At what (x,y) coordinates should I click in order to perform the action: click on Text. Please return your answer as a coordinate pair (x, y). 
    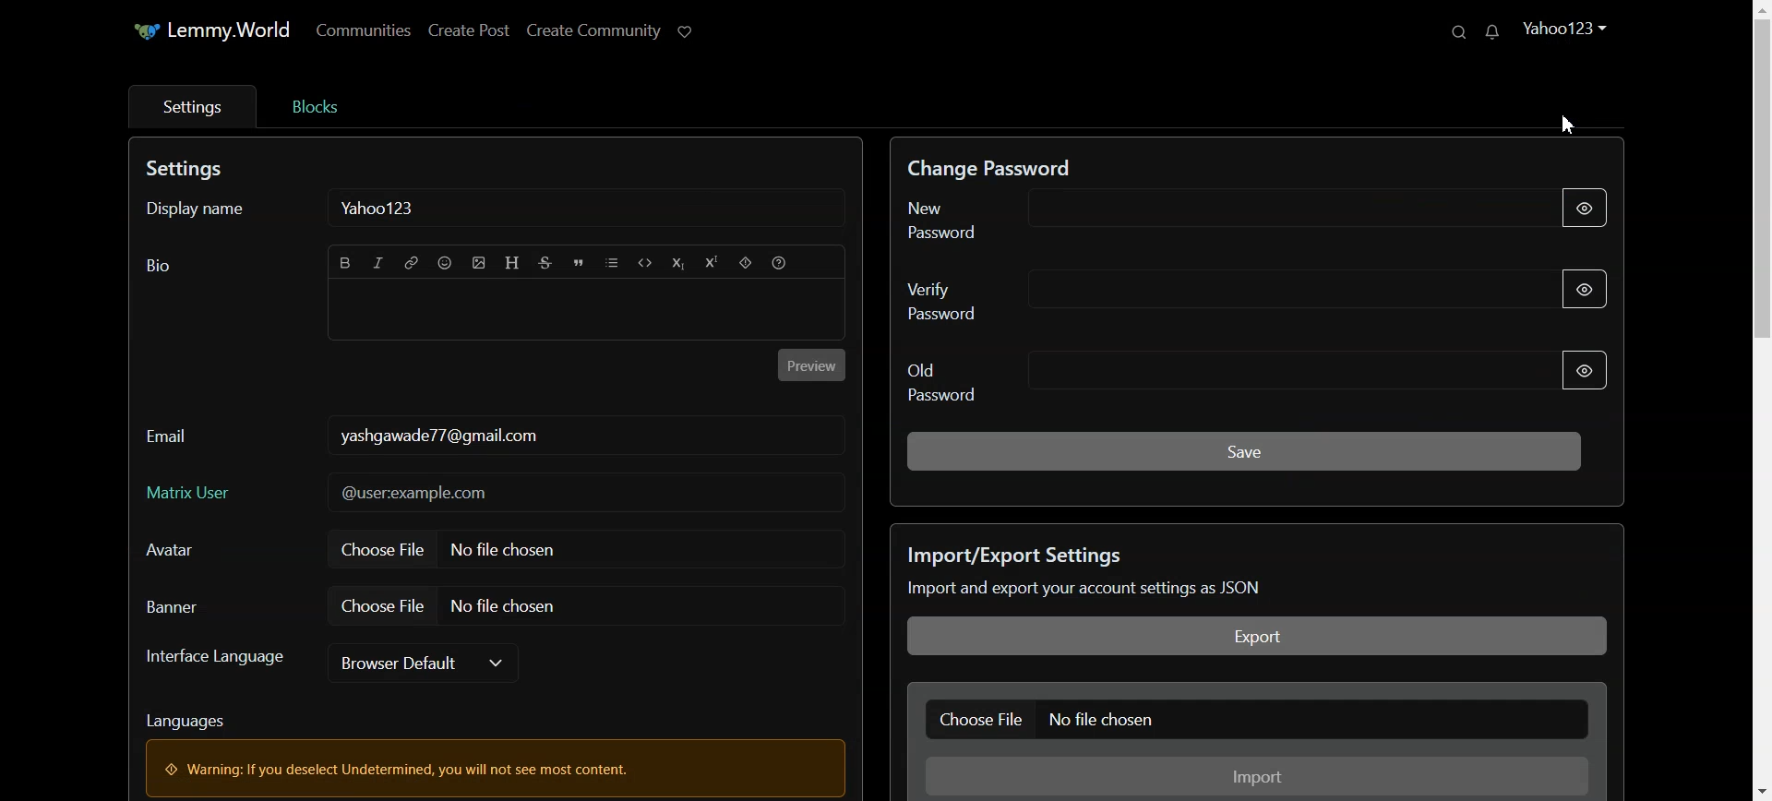
    Looking at the image, I should click on (1091, 569).